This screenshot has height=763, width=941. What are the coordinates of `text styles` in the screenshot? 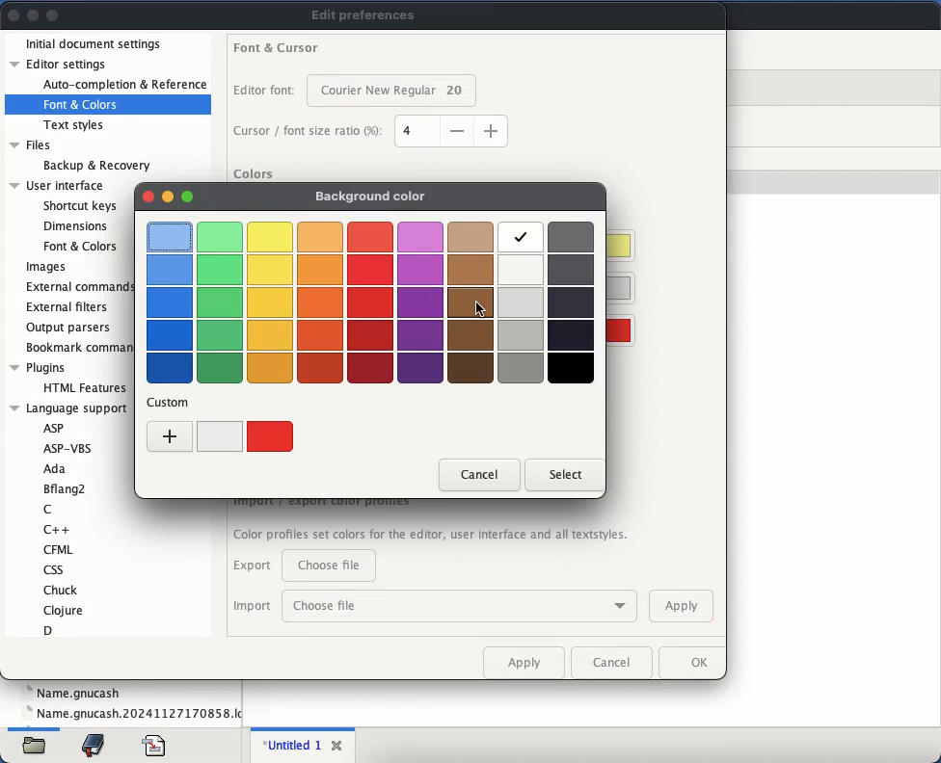 It's located at (76, 126).